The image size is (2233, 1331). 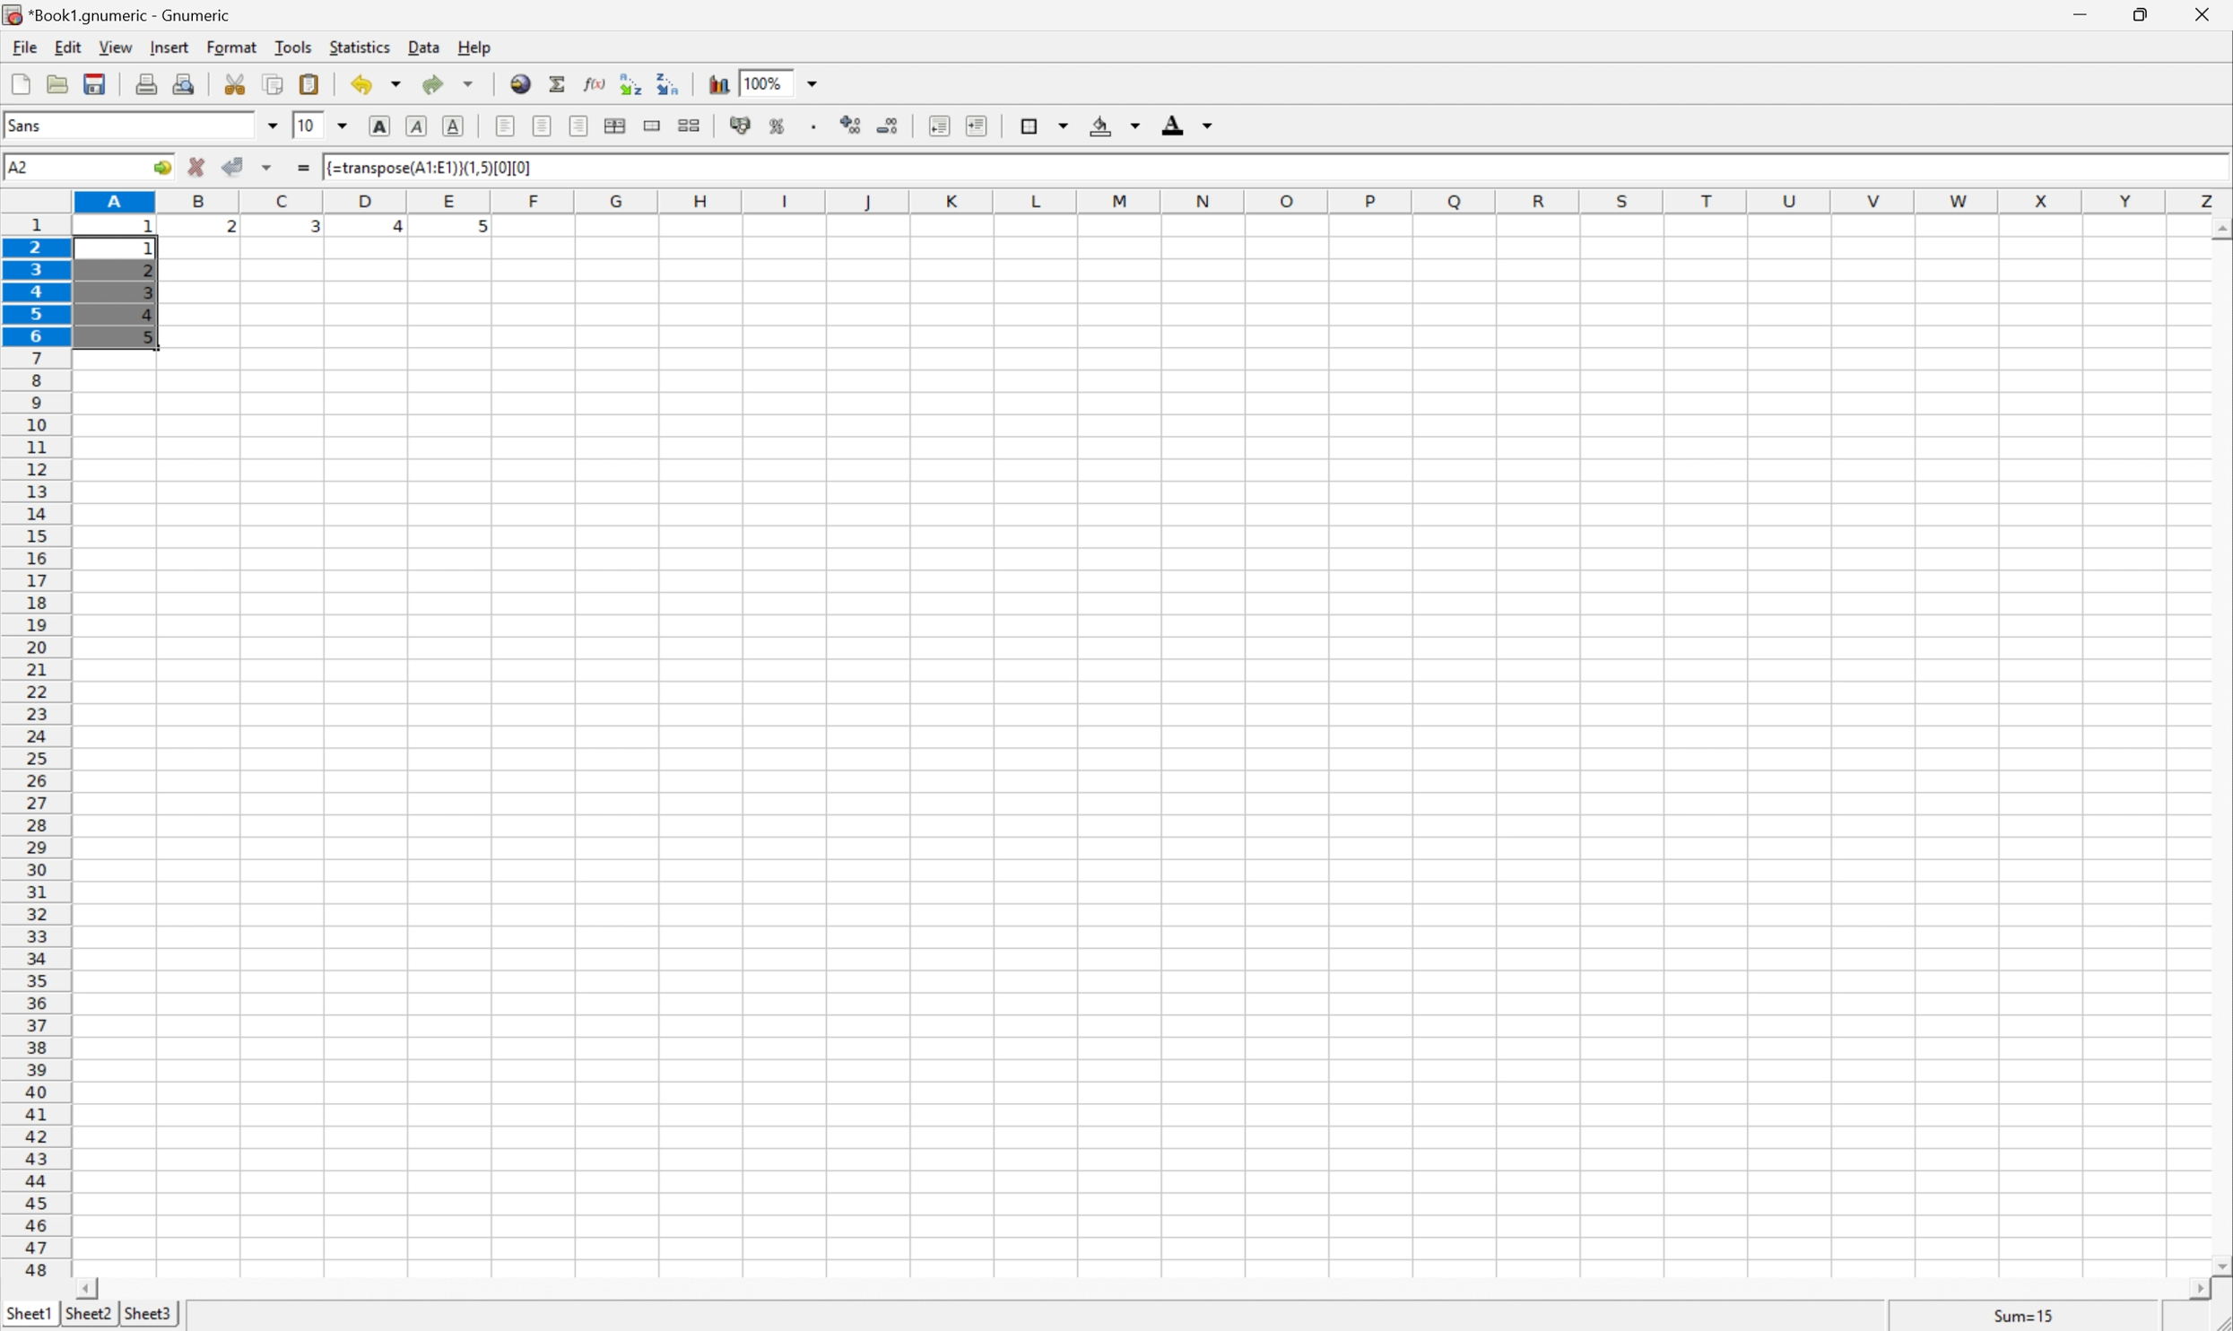 What do you see at coordinates (377, 83) in the screenshot?
I see `undo` at bounding box center [377, 83].